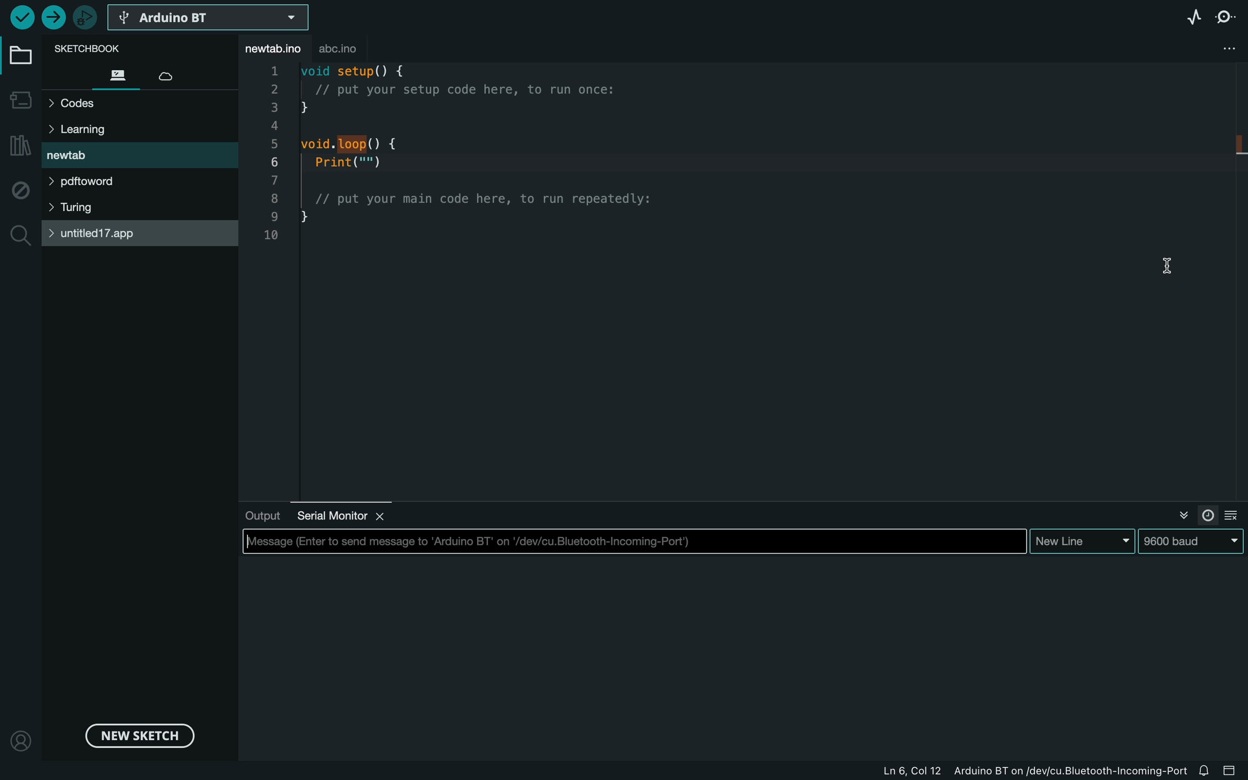 Image resolution: width=1248 pixels, height=780 pixels. I want to click on serial monitor, so click(355, 515).